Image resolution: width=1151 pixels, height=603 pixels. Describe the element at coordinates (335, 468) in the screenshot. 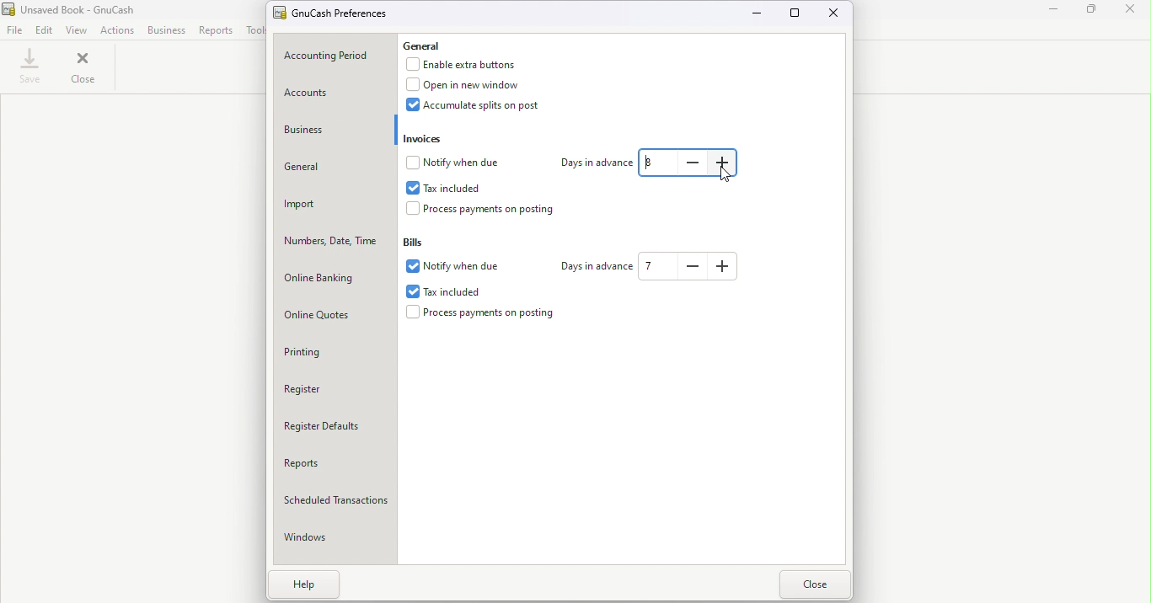

I see `Reports` at that location.